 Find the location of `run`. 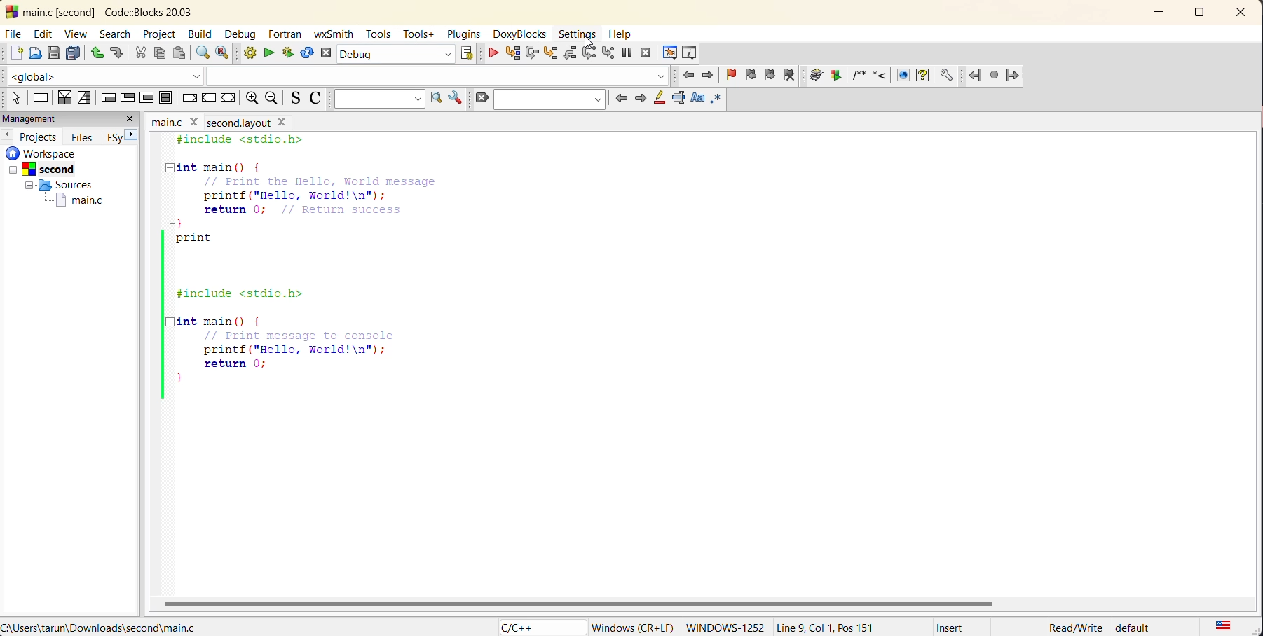

run is located at coordinates (268, 53).